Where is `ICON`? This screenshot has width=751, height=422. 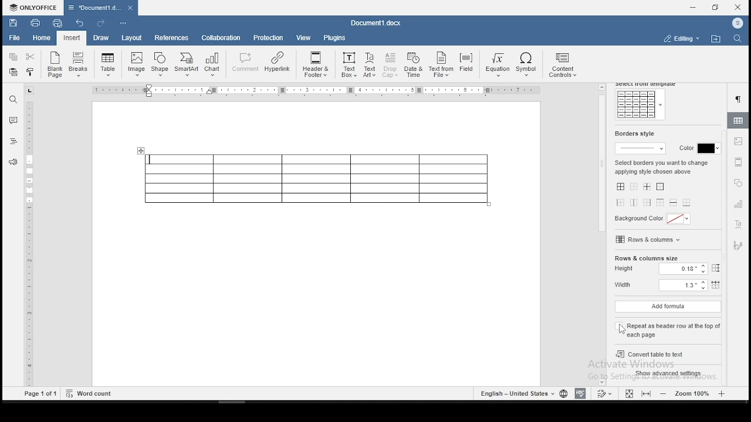 ICON is located at coordinates (737, 24).